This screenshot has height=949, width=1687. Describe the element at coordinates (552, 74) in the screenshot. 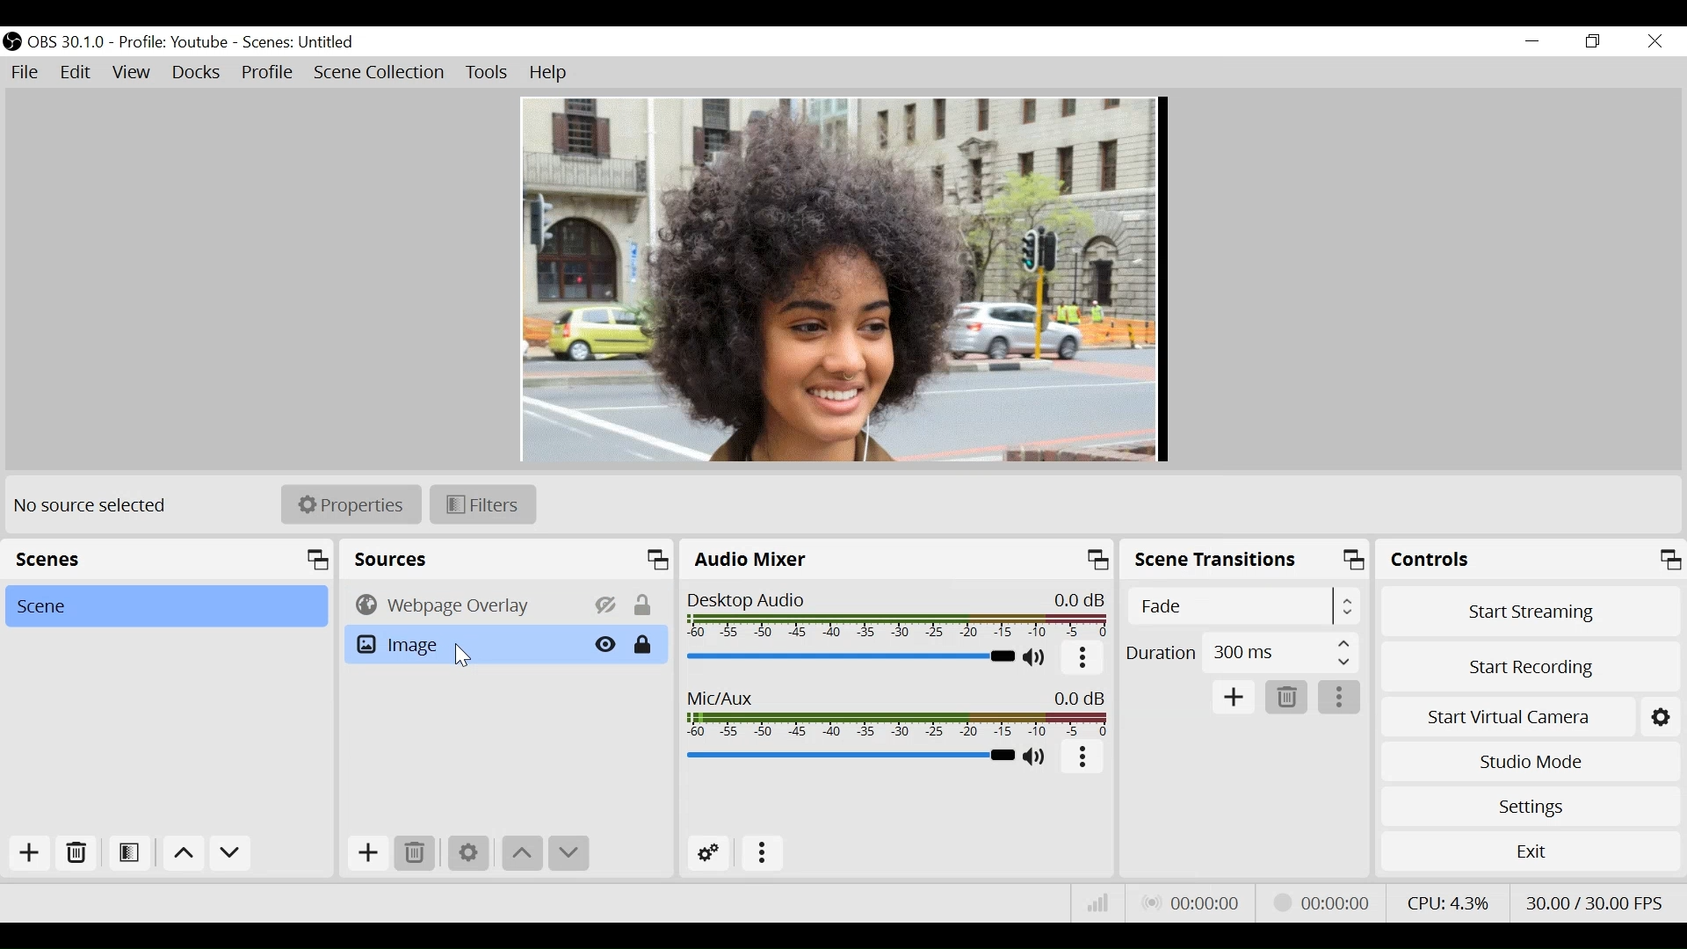

I see `Help` at that location.